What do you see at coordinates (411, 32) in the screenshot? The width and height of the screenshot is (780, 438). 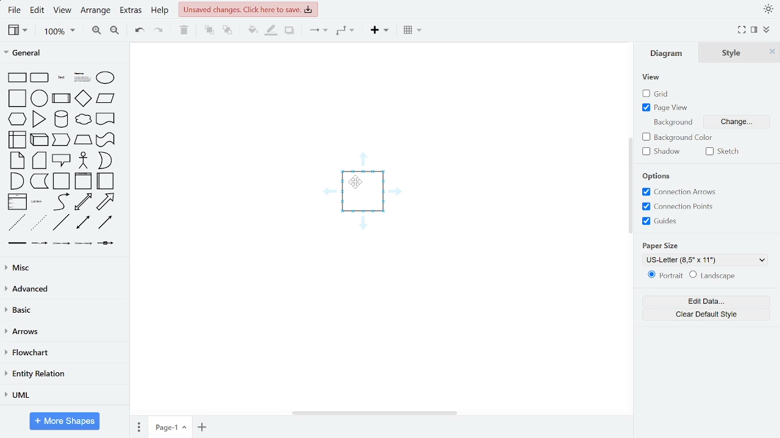 I see `table` at bounding box center [411, 32].